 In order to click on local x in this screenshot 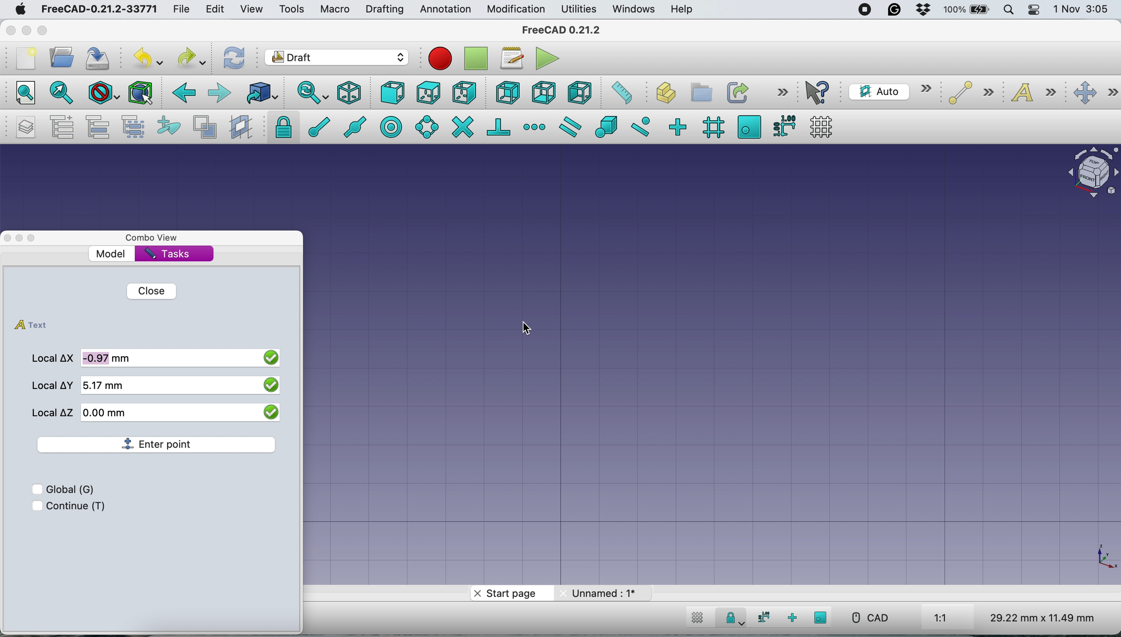, I will do `click(182, 357)`.